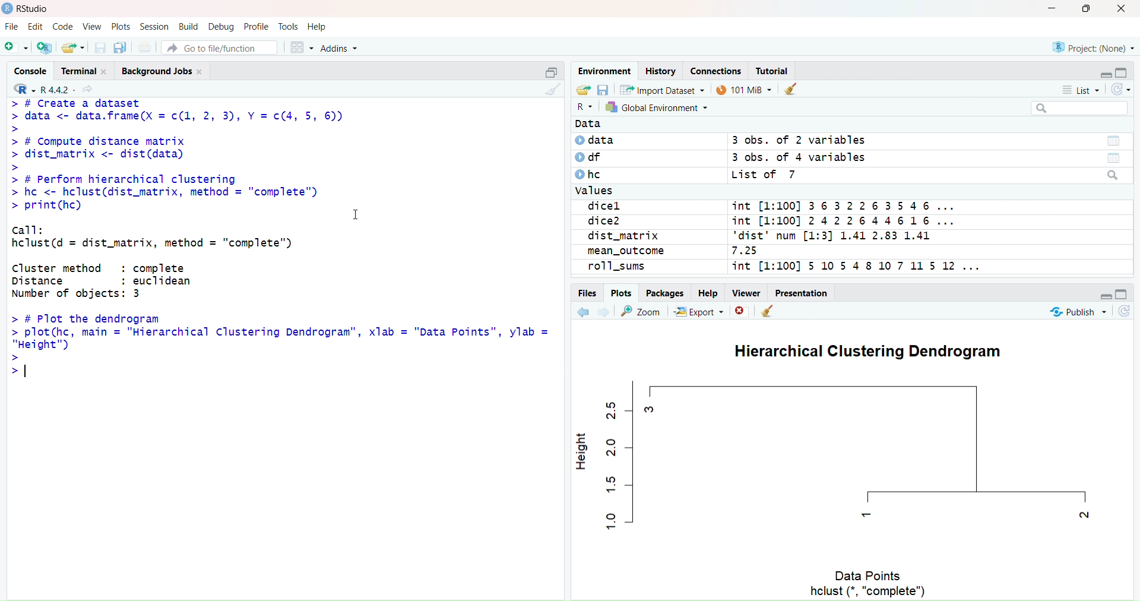 The height and width of the screenshot is (601, 1140). Describe the element at coordinates (148, 45) in the screenshot. I see `Save all open documents (Ctrl + Alt + S)` at that location.